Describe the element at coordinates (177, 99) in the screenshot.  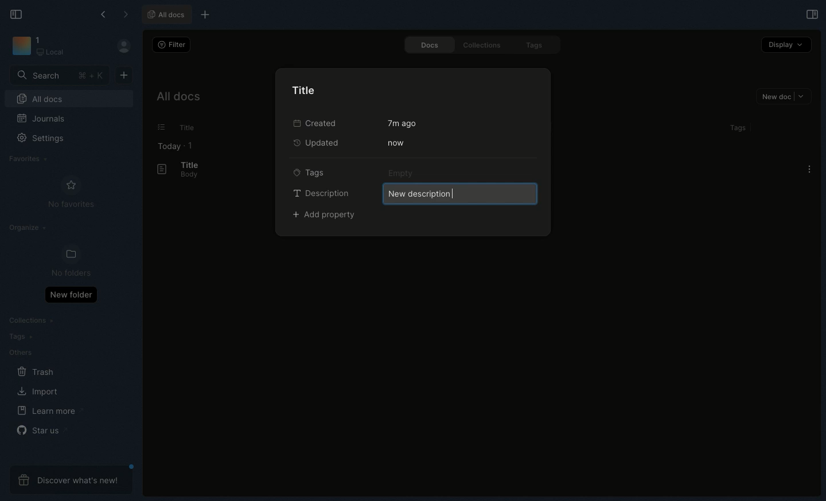
I see `All docs` at that location.